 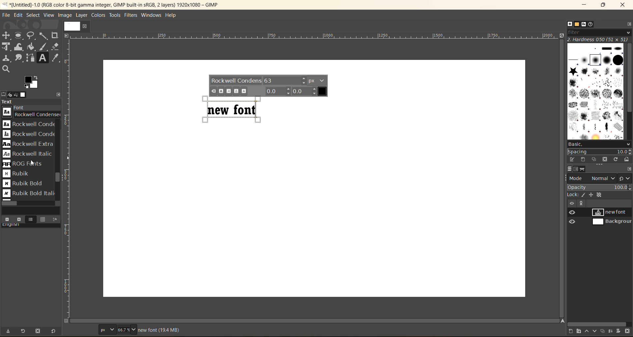 What do you see at coordinates (569, 217) in the screenshot?
I see `view/hide` at bounding box center [569, 217].